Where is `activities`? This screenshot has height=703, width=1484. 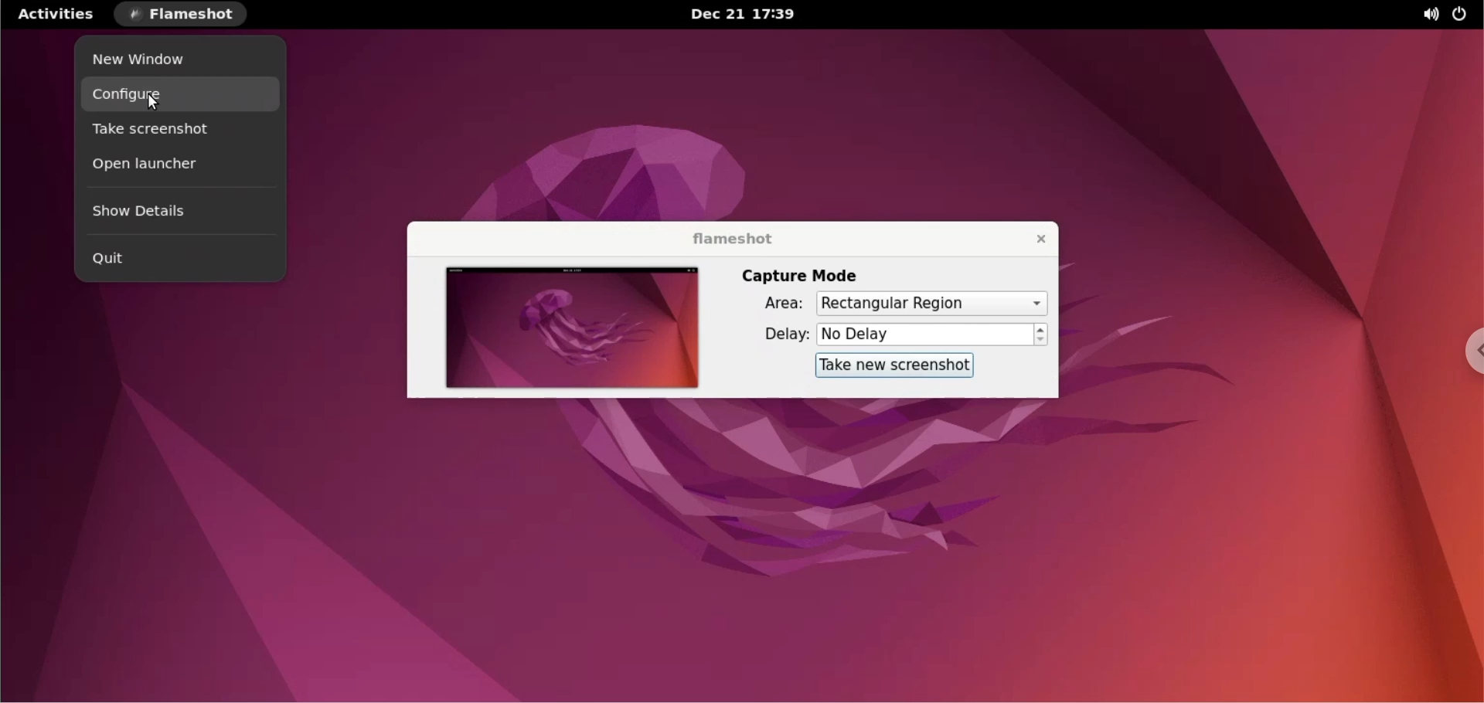
activities is located at coordinates (56, 13).